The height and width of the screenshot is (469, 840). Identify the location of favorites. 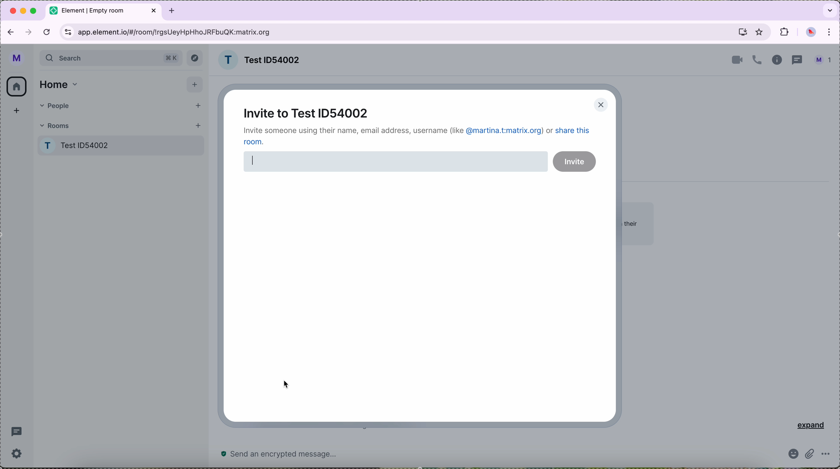
(759, 32).